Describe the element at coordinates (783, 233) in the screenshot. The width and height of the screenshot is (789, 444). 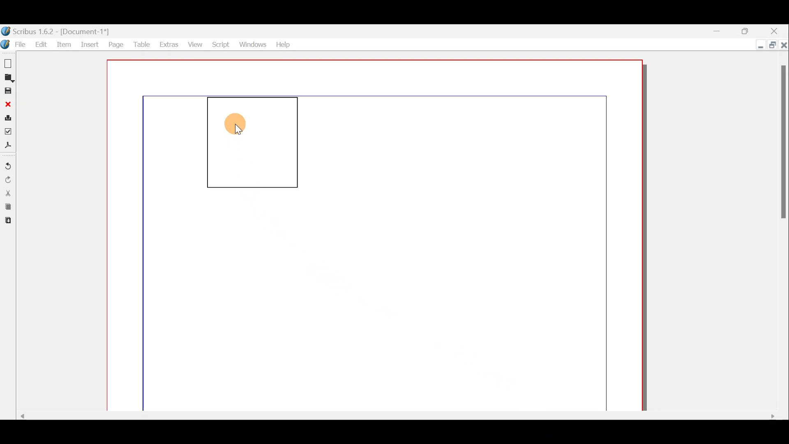
I see `Scroll bar` at that location.